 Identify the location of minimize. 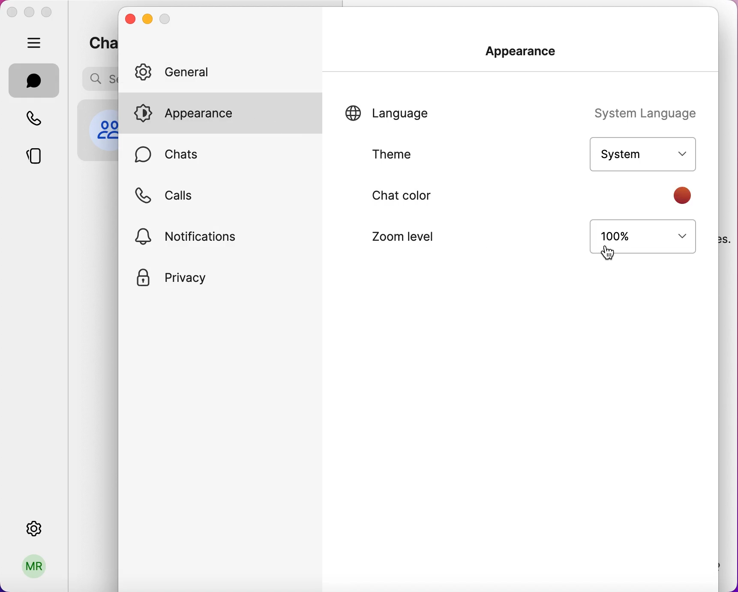
(149, 19).